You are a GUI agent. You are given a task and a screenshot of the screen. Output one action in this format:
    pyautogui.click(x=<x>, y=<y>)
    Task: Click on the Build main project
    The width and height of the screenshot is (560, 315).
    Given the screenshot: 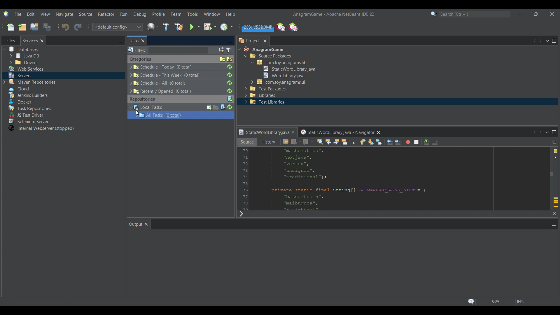 What is the action you would take?
    pyautogui.click(x=166, y=27)
    